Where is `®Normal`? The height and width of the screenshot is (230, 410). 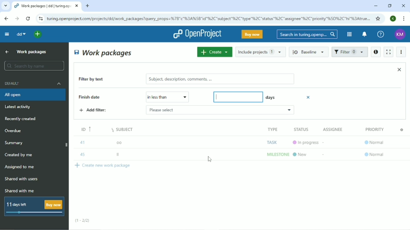 ®Normal is located at coordinates (374, 144).